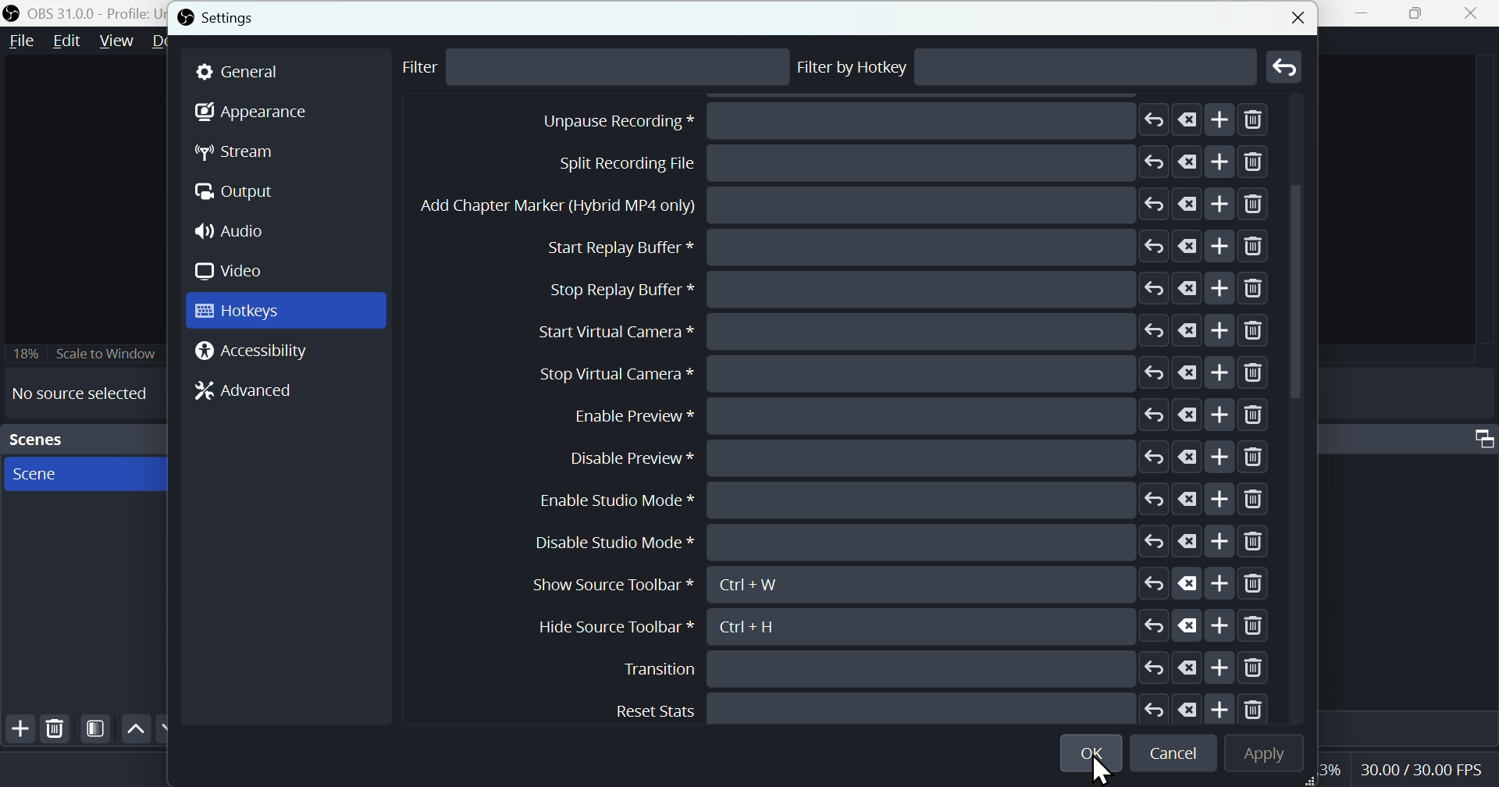 This screenshot has width=1499, height=787. I want to click on Start recording, so click(878, 163).